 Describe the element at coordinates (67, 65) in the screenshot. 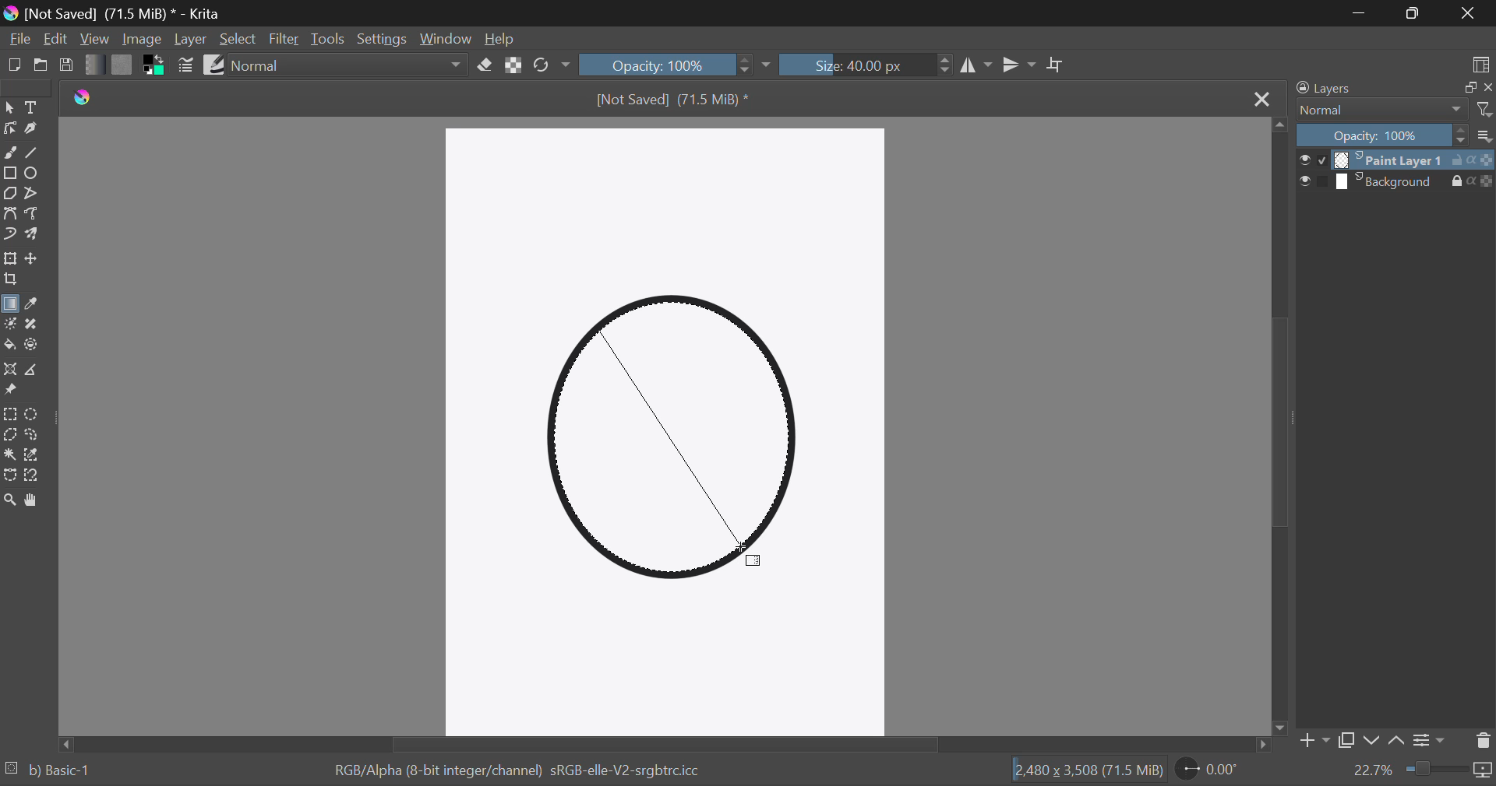

I see `Save` at that location.